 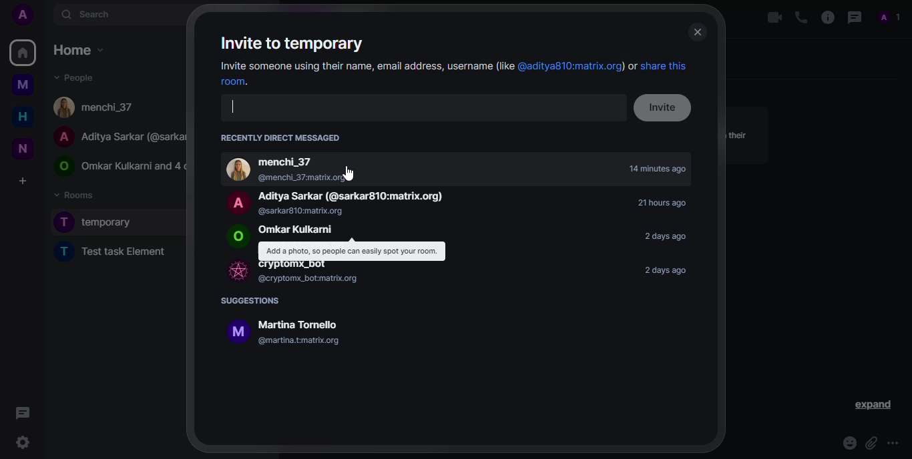 What do you see at coordinates (288, 163) in the screenshot?
I see `‘menchi_37` at bounding box center [288, 163].